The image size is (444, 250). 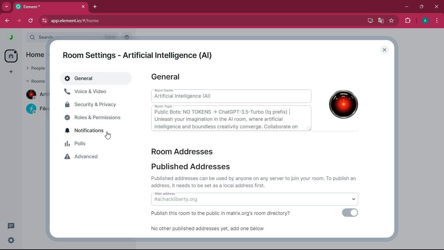 I want to click on extensions, so click(x=408, y=21).